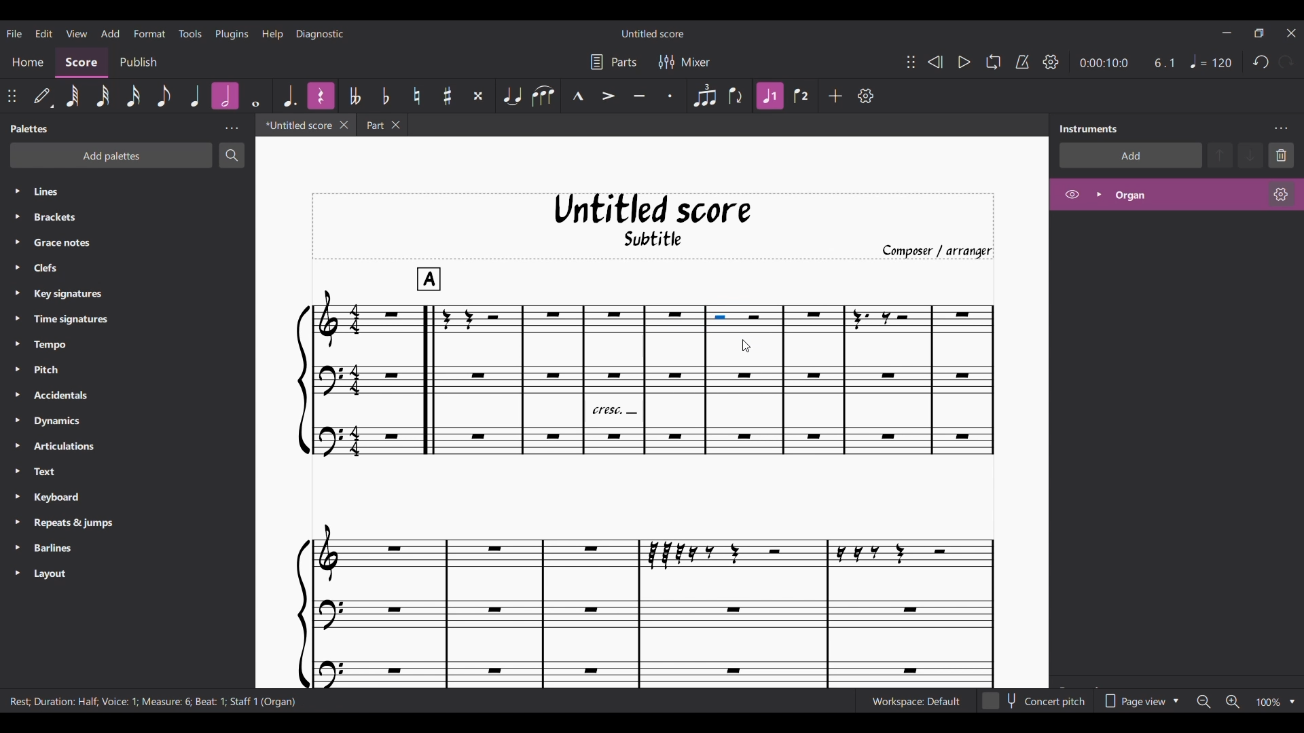  Describe the element at coordinates (577, 96) in the screenshot. I see `Marcato` at that location.